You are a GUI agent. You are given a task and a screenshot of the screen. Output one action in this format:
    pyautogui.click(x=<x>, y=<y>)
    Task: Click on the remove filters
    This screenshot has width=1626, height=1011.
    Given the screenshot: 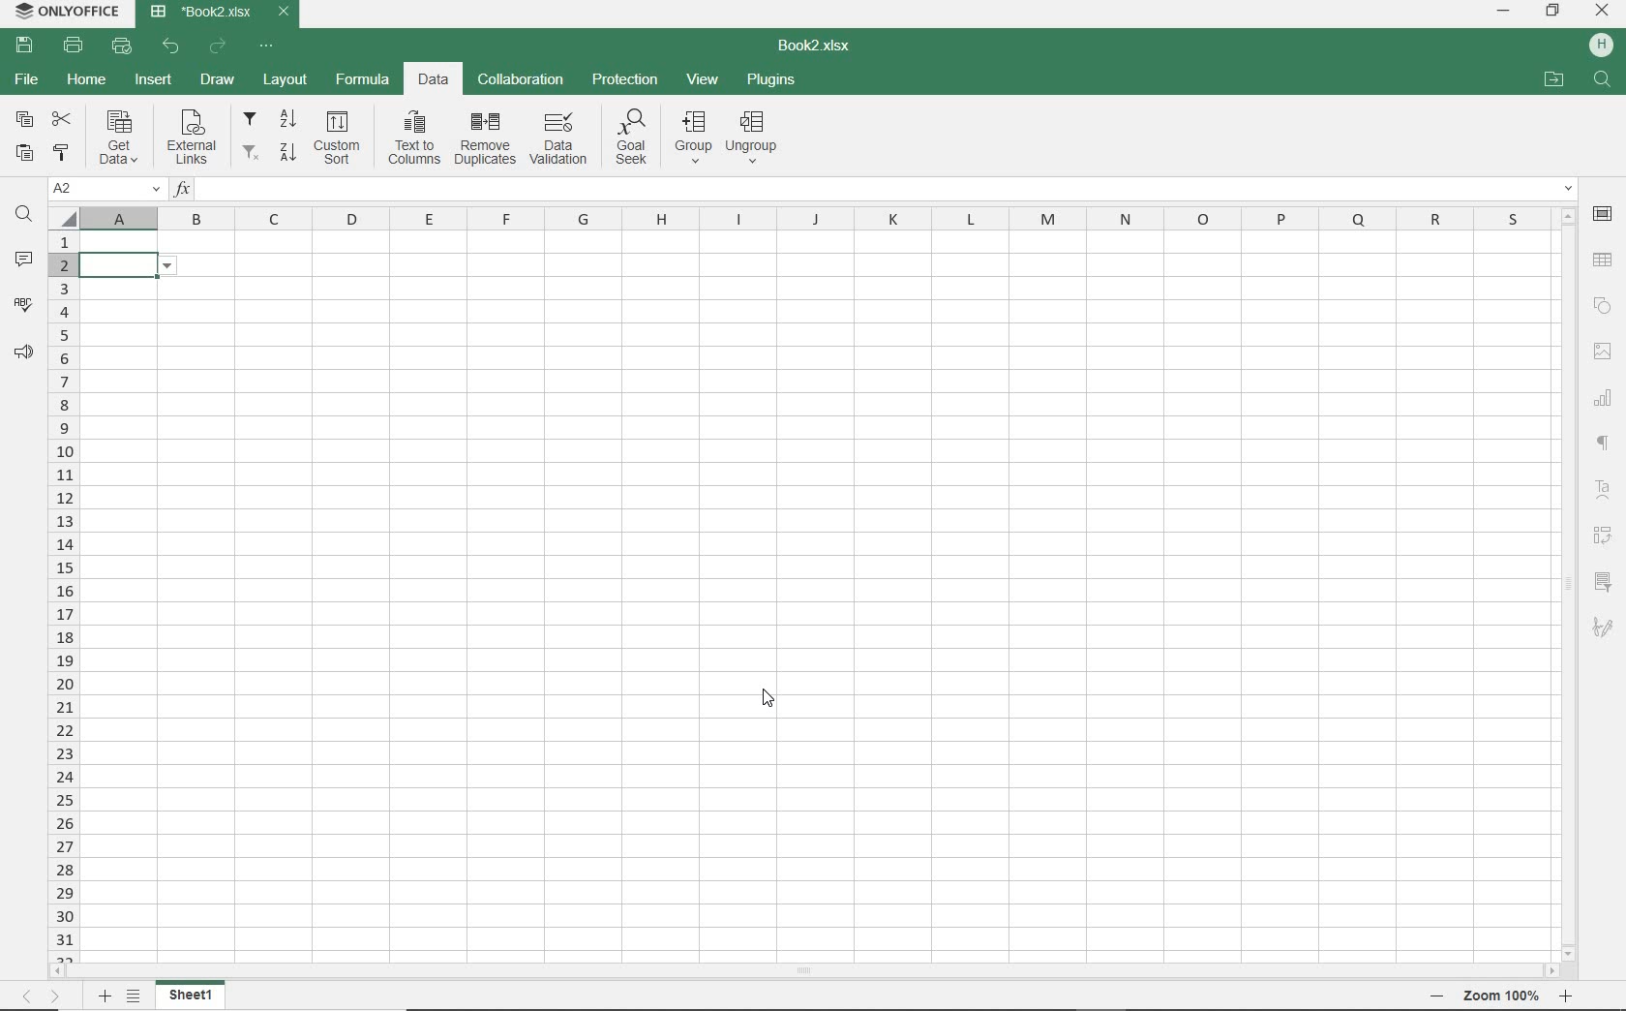 What is the action you would take?
    pyautogui.click(x=253, y=155)
    